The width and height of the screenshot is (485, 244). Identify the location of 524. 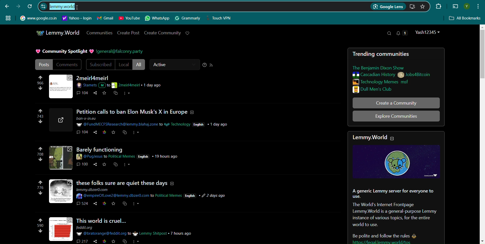
(82, 205).